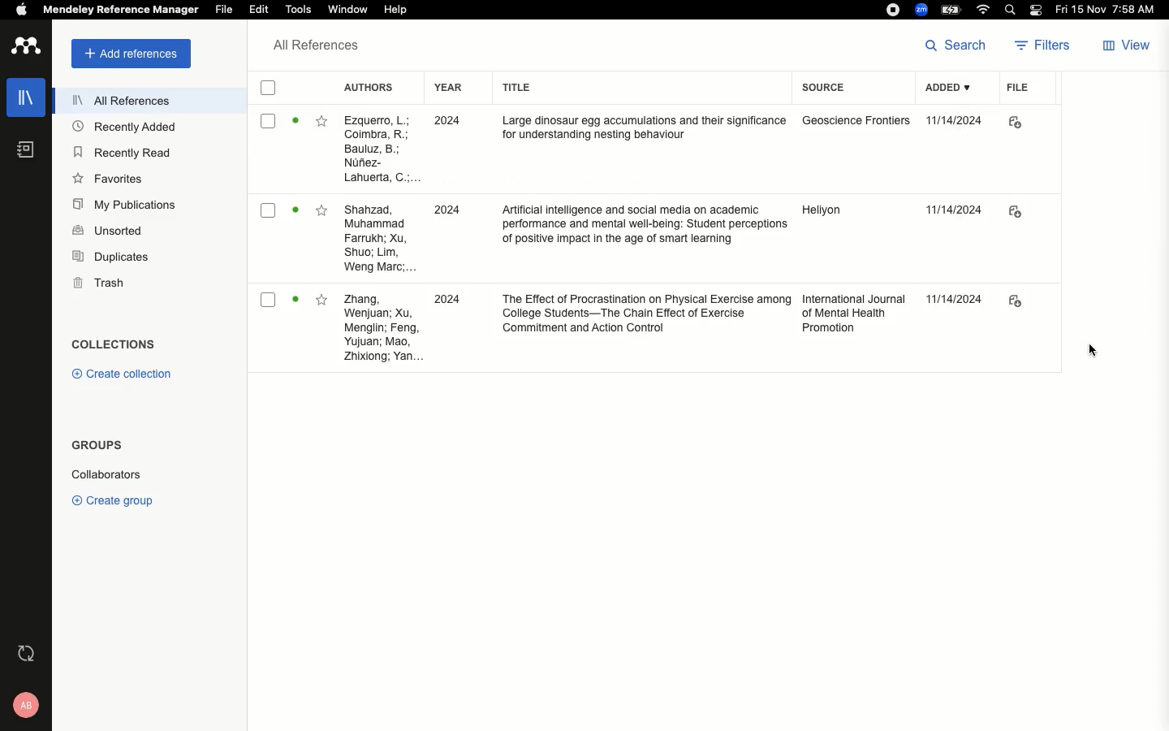  I want to click on Artificial intelligence and social media on academic
performance and mental well-being: Student perceptions
of positive impact in the age of smart leaming, so click(645, 227).